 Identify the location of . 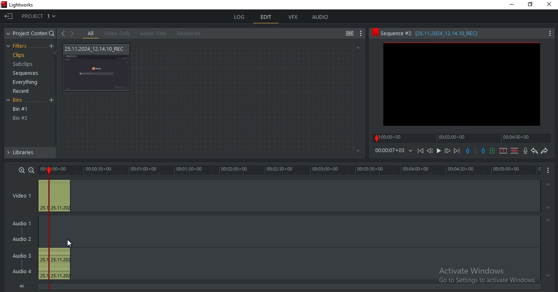
(350, 33).